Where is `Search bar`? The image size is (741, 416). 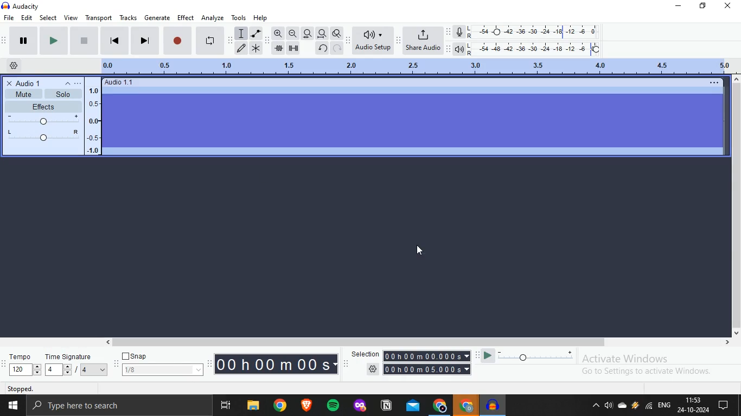
Search bar is located at coordinates (119, 406).